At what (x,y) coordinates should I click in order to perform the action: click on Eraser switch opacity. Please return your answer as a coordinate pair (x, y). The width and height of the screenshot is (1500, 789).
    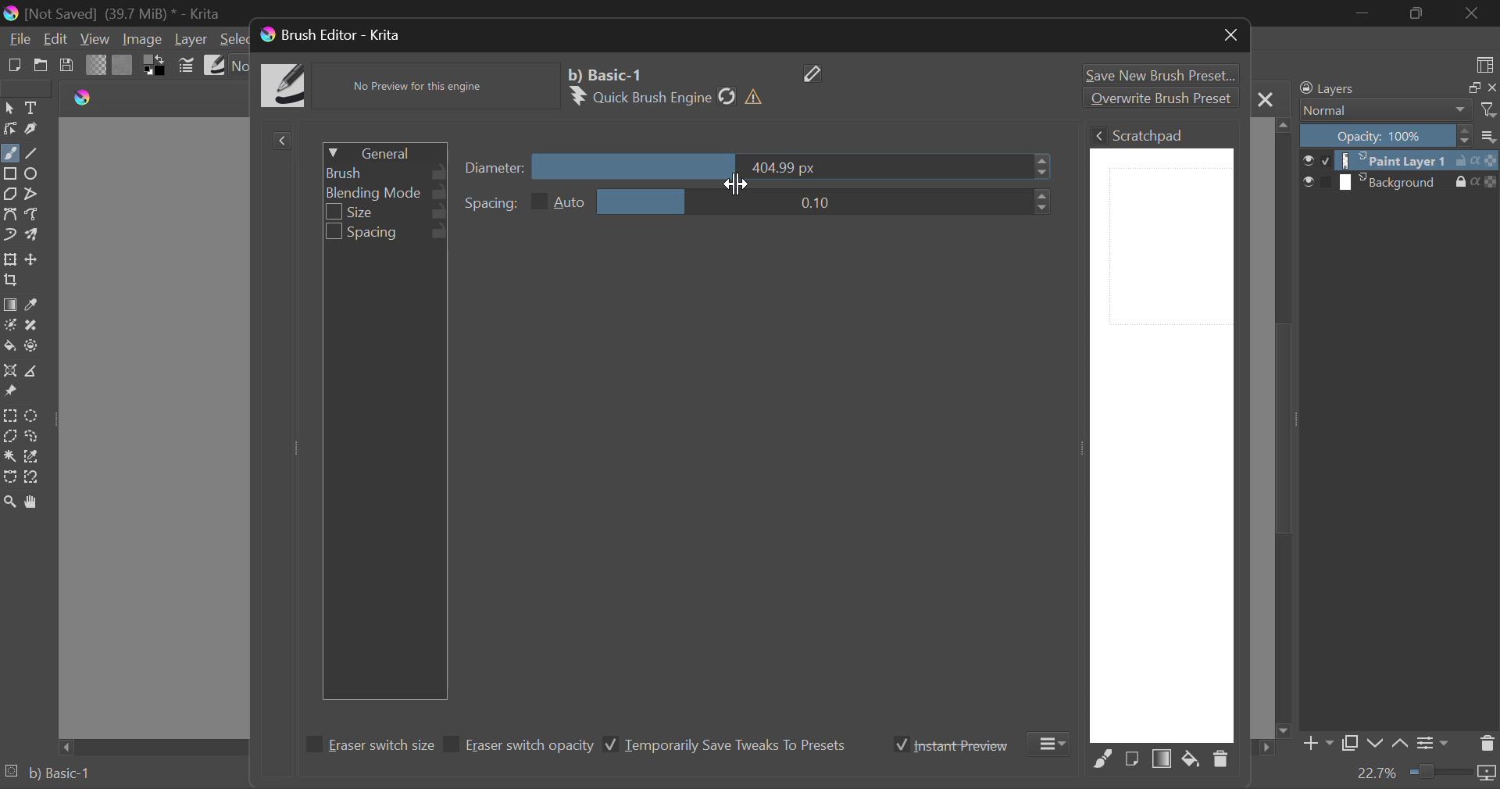
    Looking at the image, I should click on (520, 746).